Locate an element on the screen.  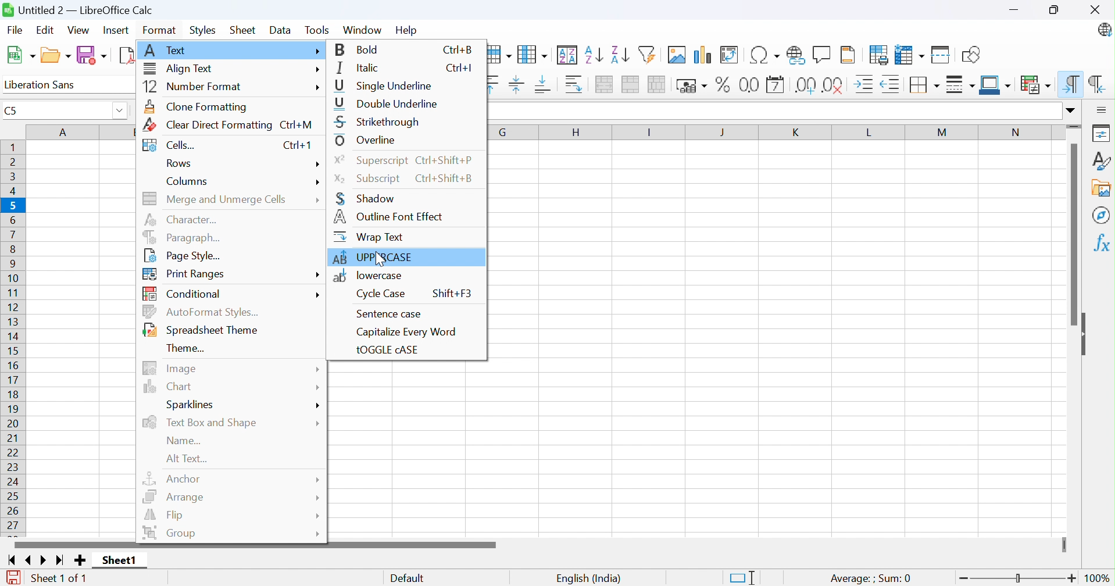
Freeze rows and columns is located at coordinates (910, 55).